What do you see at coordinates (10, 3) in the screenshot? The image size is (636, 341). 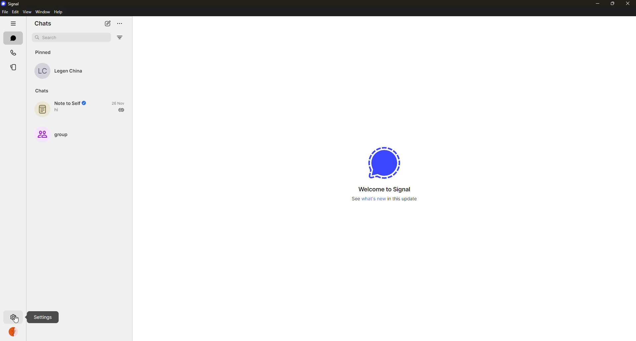 I see `signal` at bounding box center [10, 3].